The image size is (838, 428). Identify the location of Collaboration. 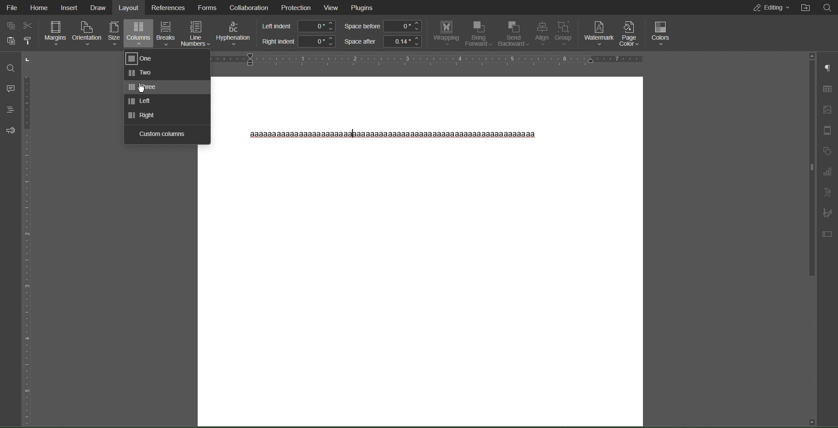
(249, 8).